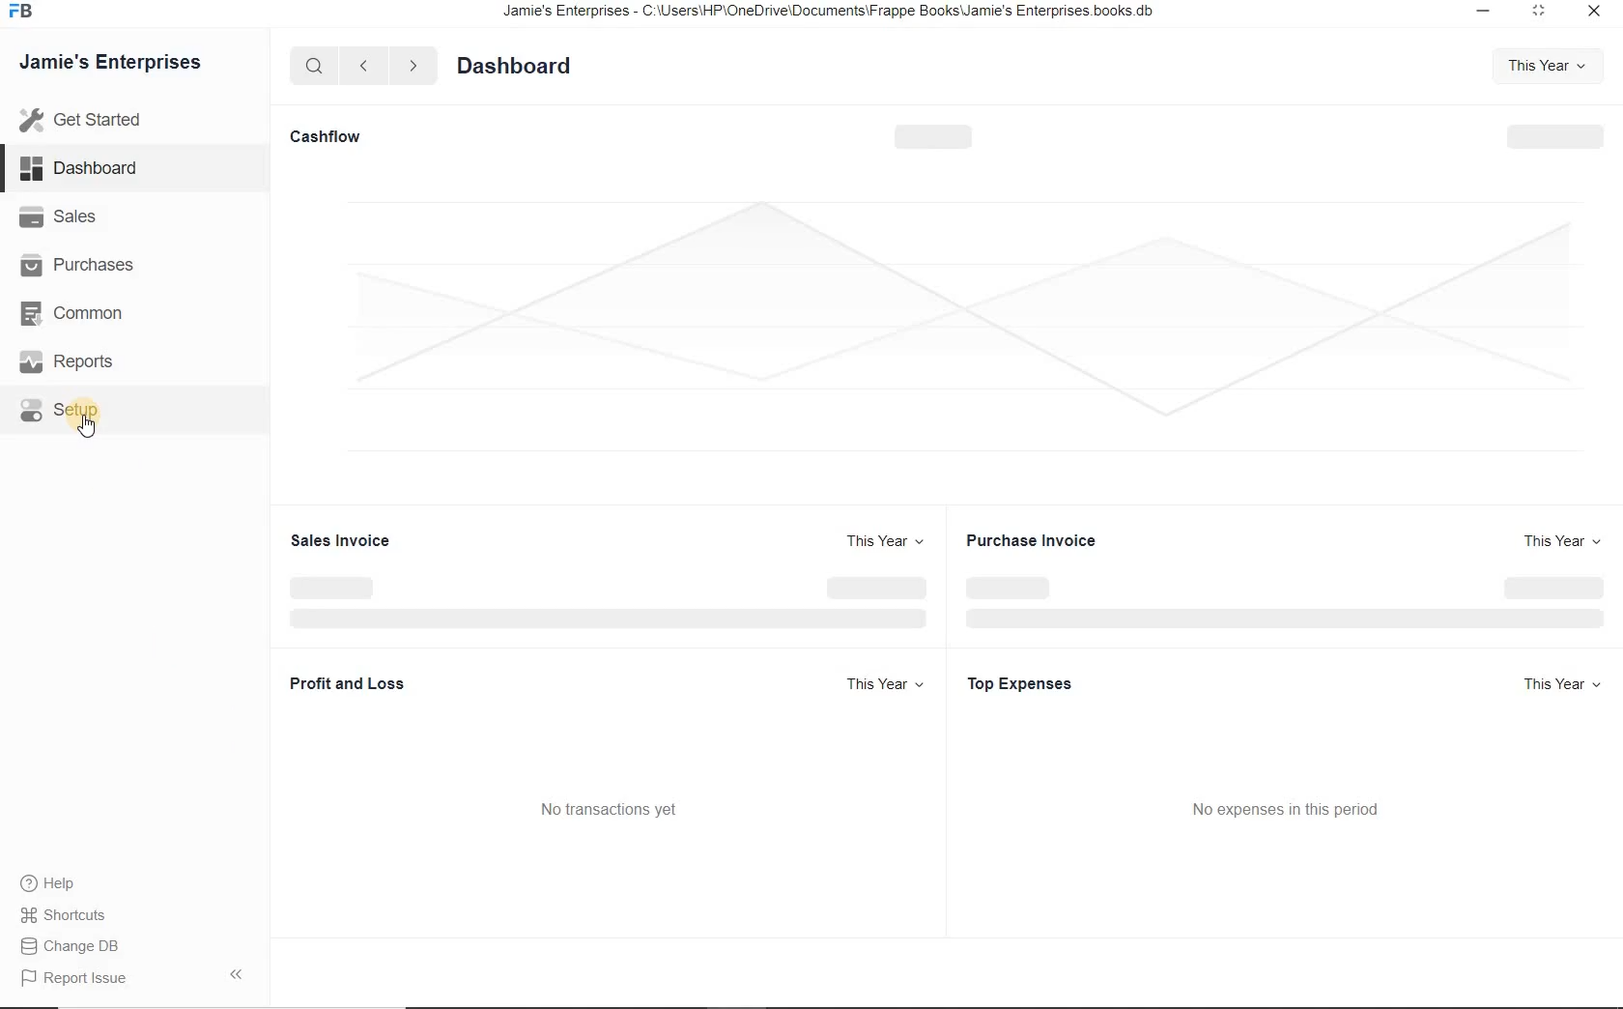  Describe the element at coordinates (118, 64) in the screenshot. I see `Jamie's Enterprises` at that location.